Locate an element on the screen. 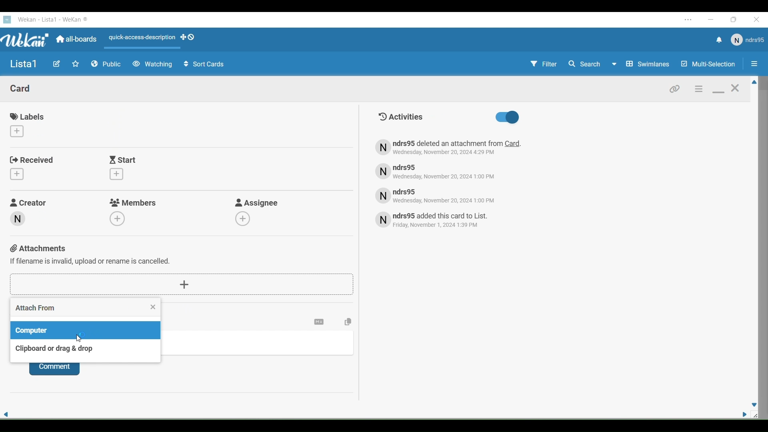 The width and height of the screenshot is (768, 432). WeKan is located at coordinates (54, 19).